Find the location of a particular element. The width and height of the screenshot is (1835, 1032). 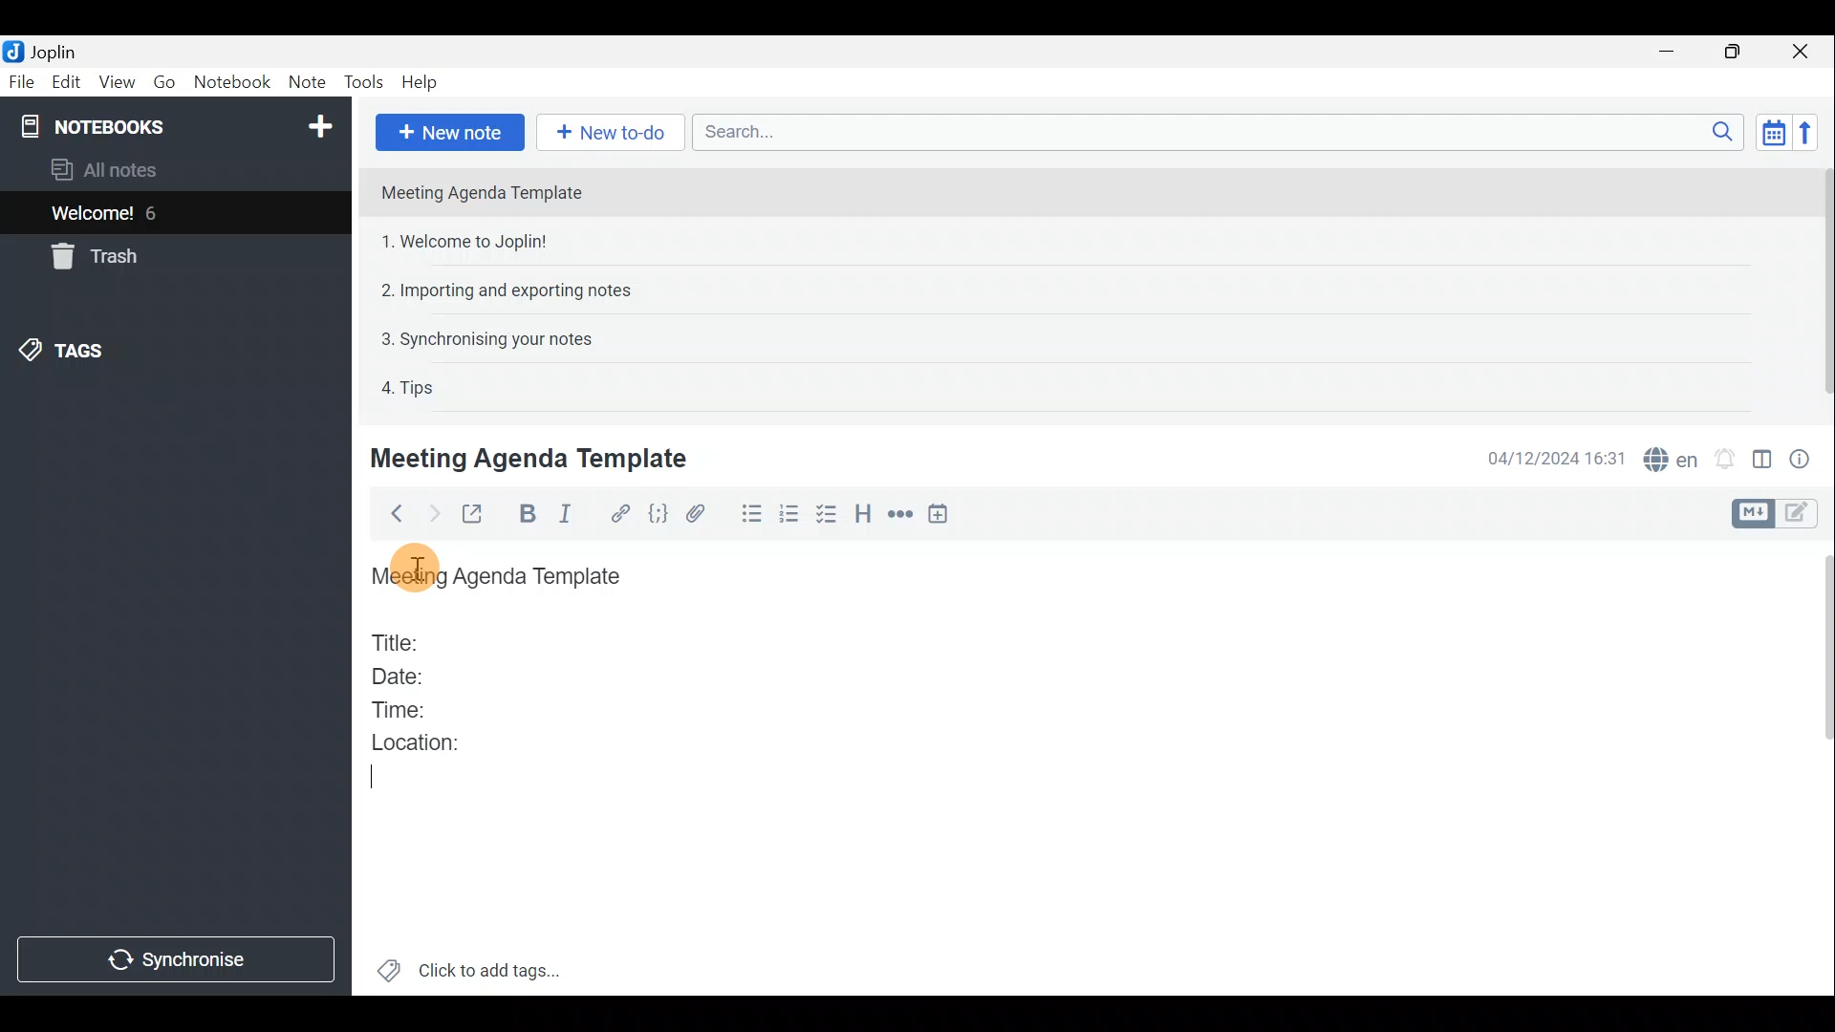

Bulleted list is located at coordinates (750, 514).